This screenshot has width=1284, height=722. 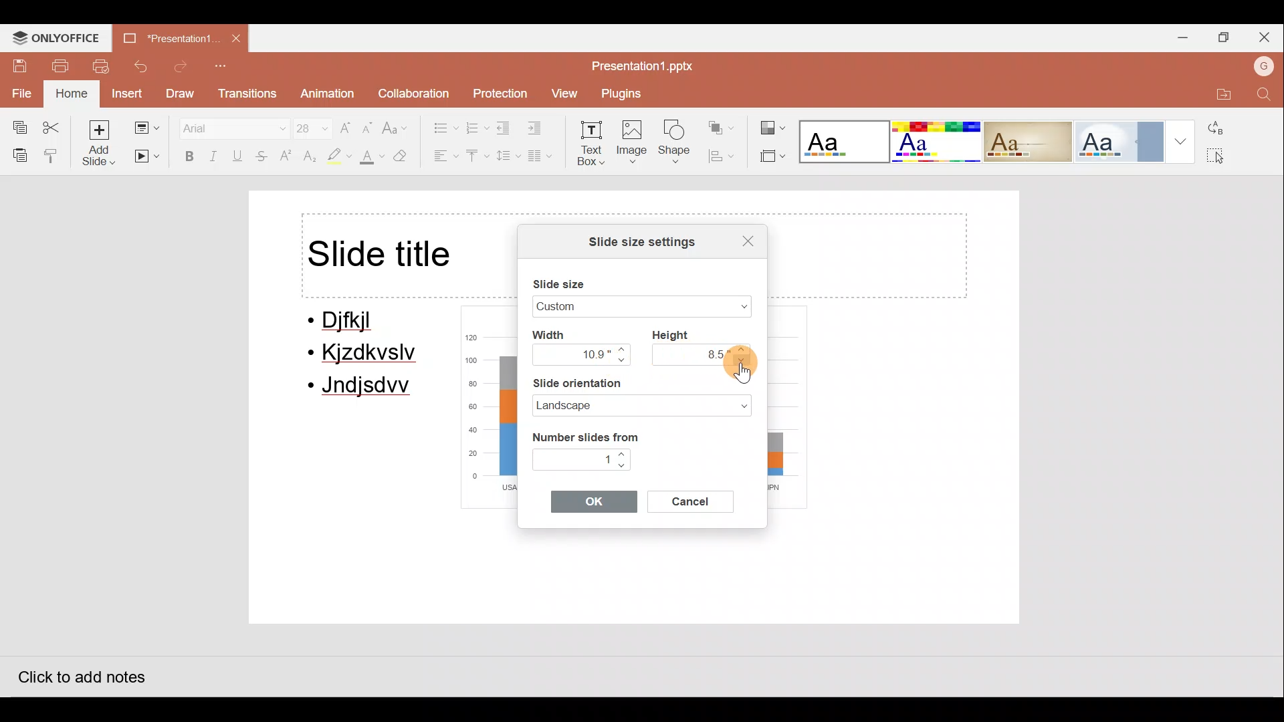 What do you see at coordinates (1126, 140) in the screenshot?
I see `Theme 4` at bounding box center [1126, 140].